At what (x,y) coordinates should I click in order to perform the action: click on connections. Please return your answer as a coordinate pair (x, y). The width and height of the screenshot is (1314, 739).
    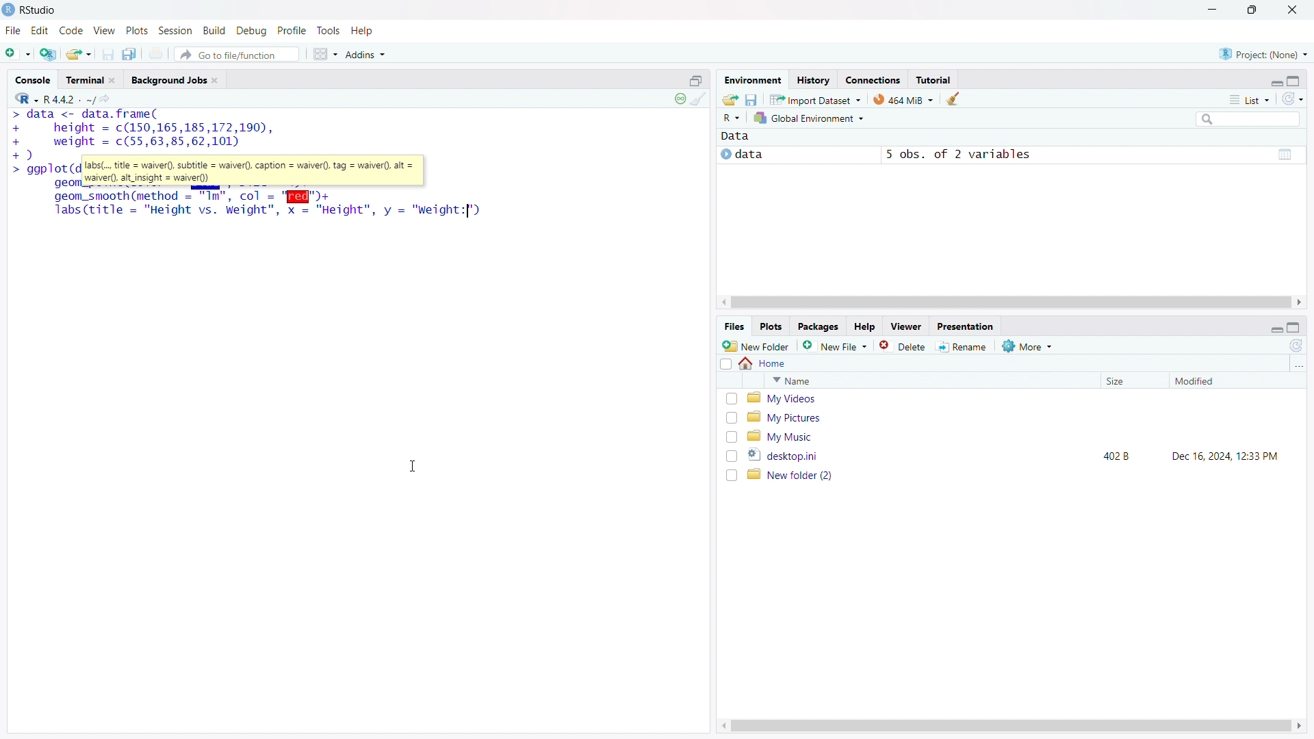
    Looking at the image, I should click on (873, 79).